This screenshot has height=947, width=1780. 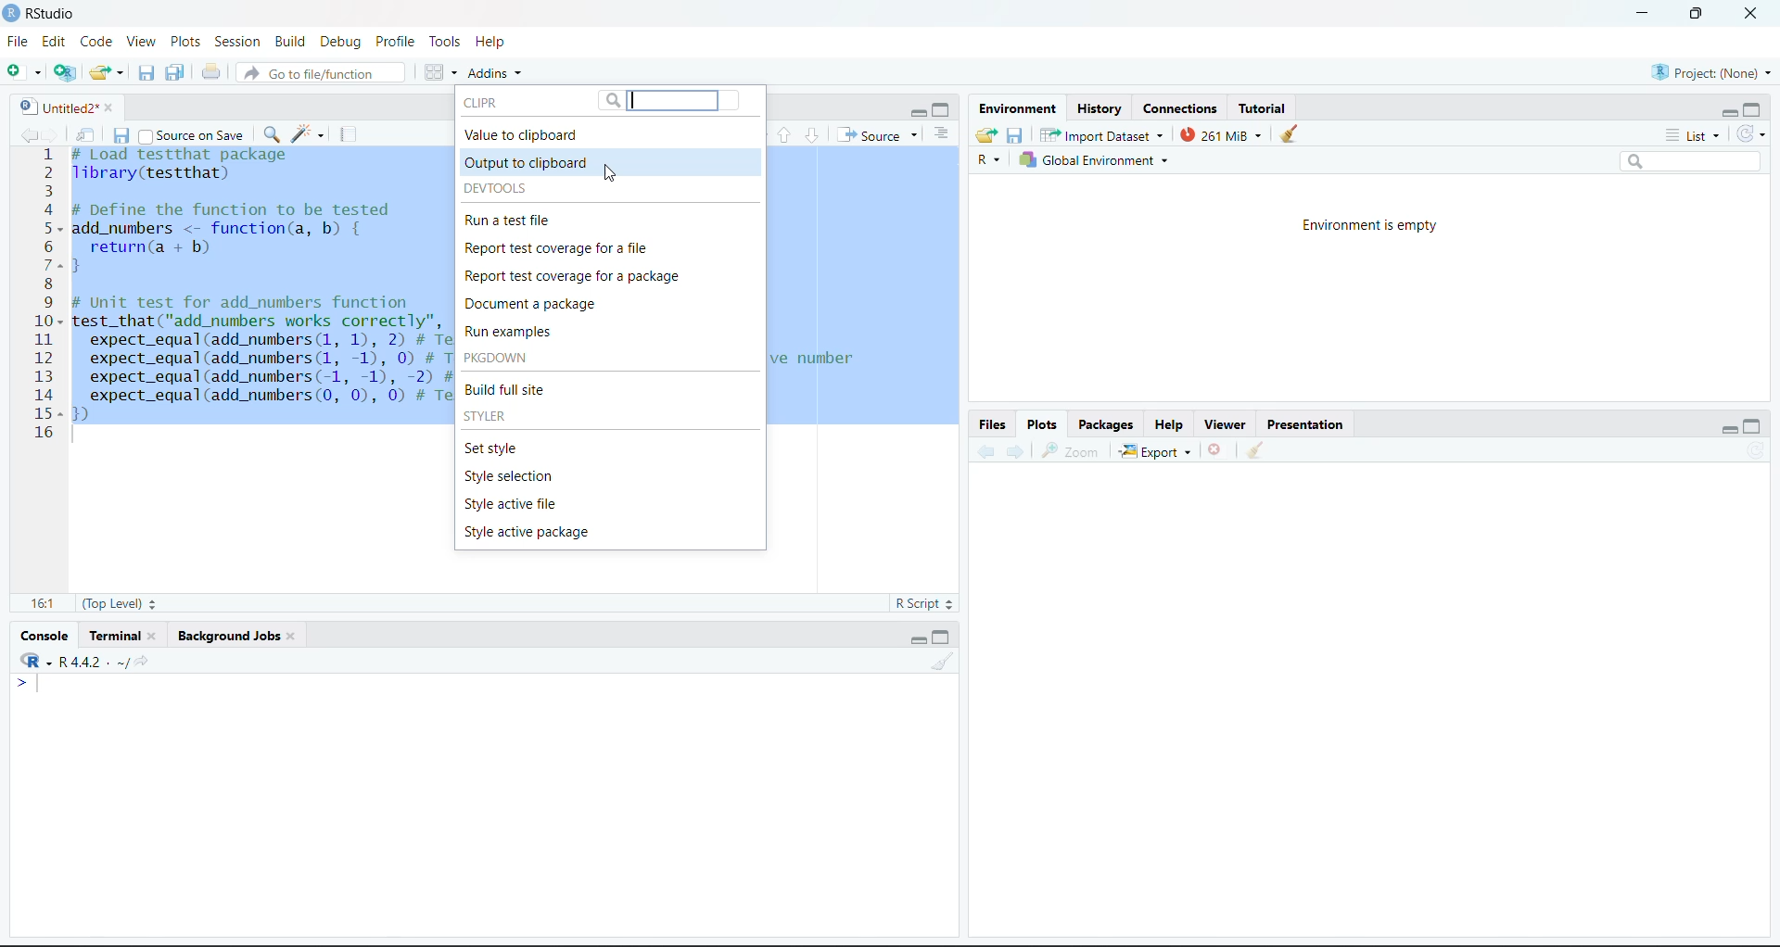 What do you see at coordinates (122, 635) in the screenshot?
I see `Terminal` at bounding box center [122, 635].